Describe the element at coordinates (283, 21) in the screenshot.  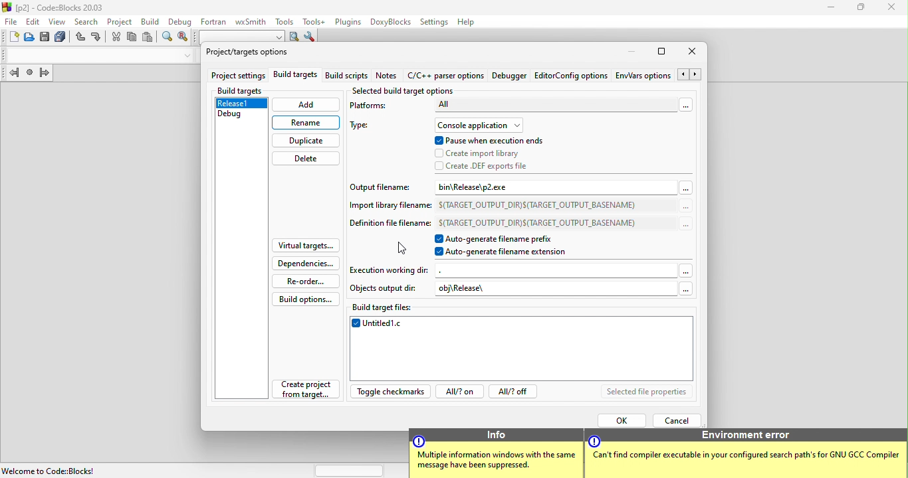
I see `tools` at that location.